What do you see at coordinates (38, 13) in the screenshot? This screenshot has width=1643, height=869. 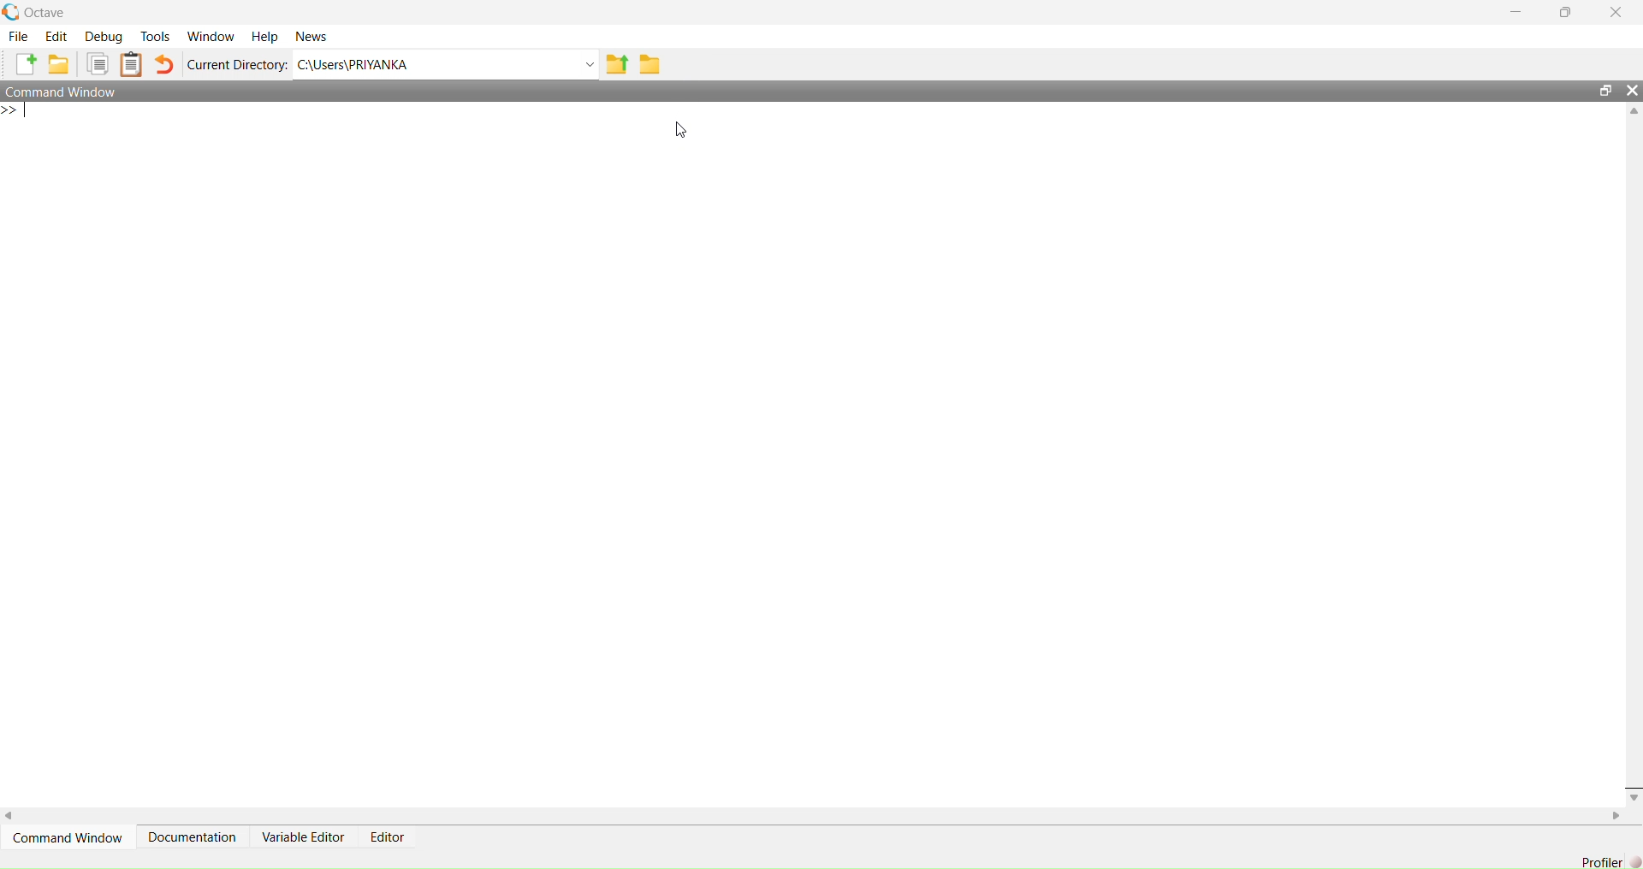 I see `Octave` at bounding box center [38, 13].